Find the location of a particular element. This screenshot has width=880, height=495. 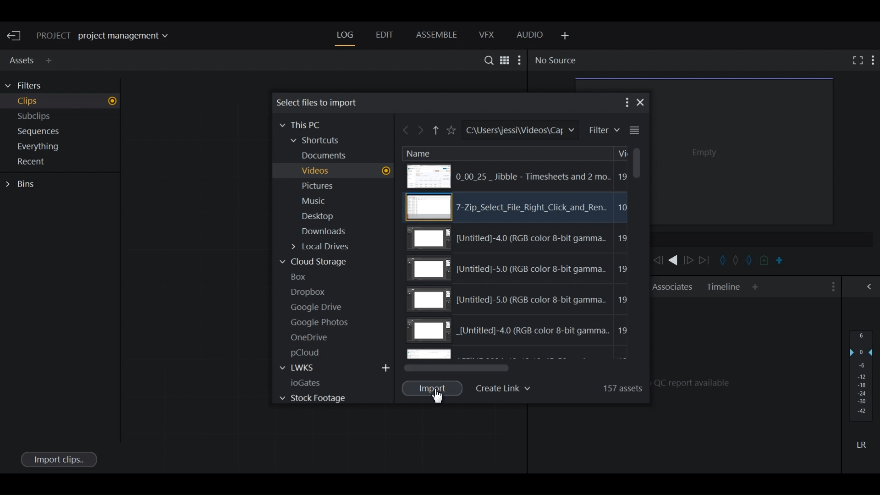

Add Panel is located at coordinates (563, 36).